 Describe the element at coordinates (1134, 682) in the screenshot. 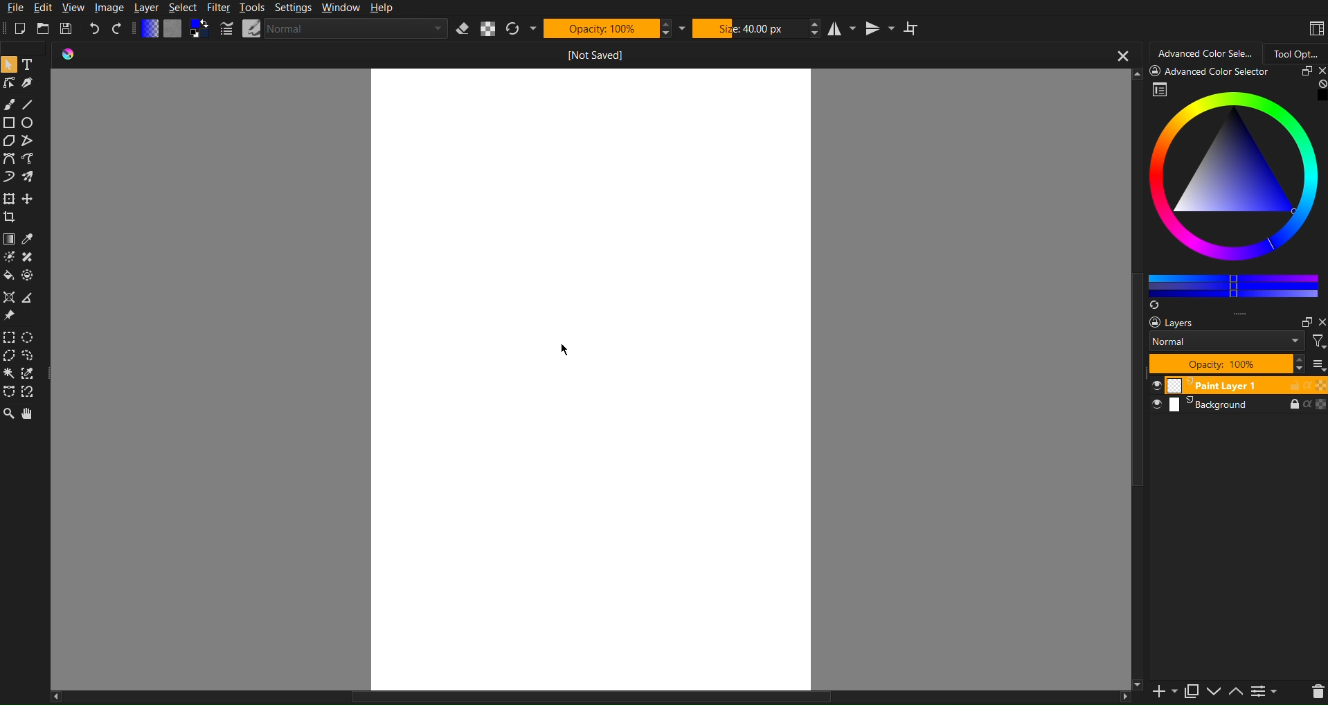

I see `` at that location.